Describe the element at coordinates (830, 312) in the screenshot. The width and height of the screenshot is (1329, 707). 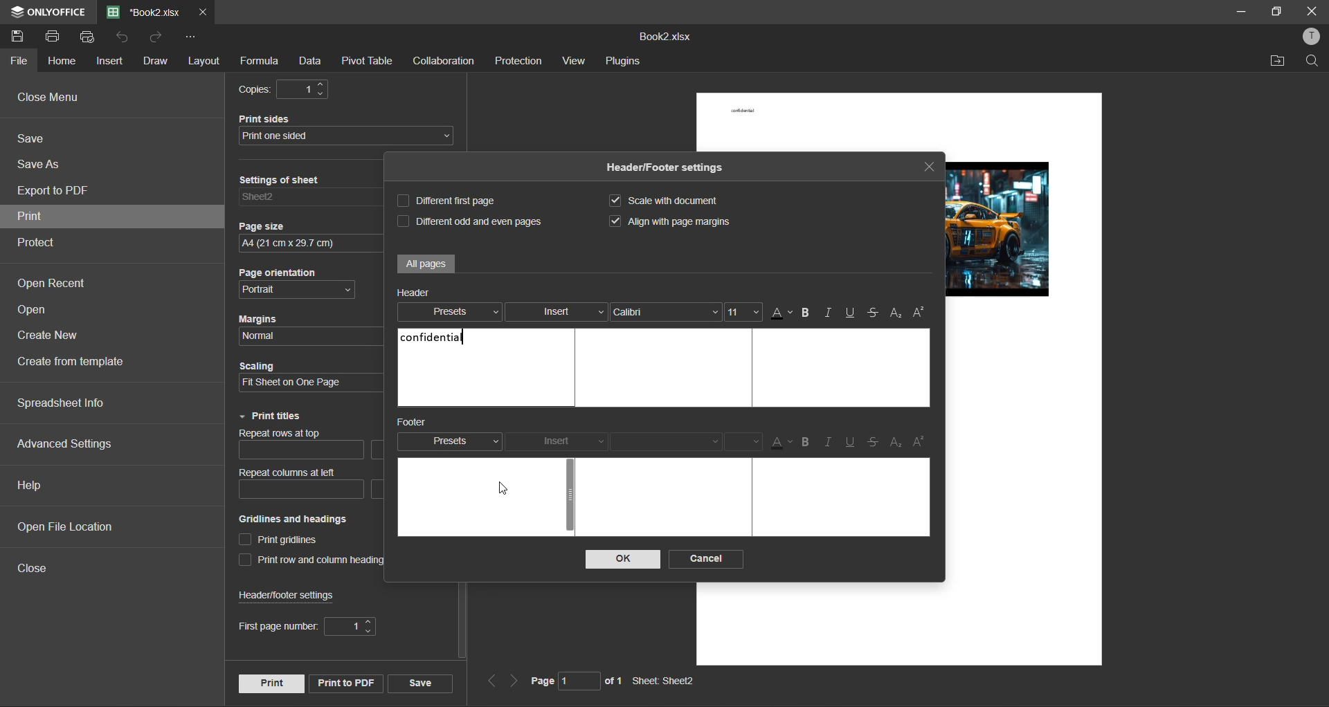
I see `italic` at that location.